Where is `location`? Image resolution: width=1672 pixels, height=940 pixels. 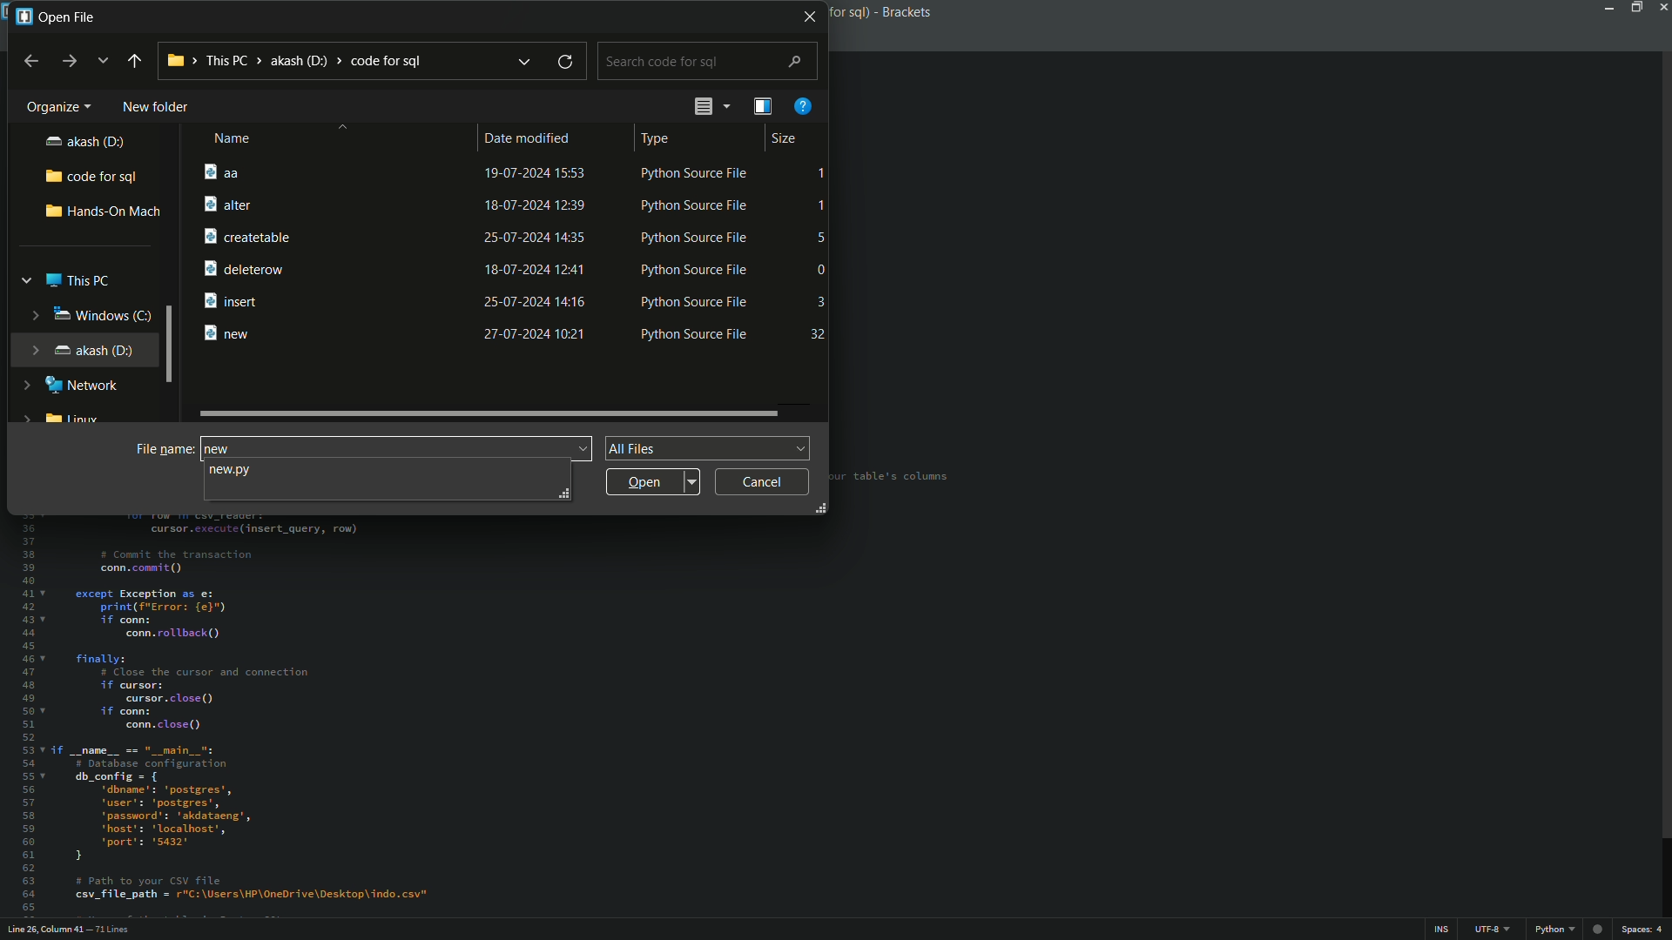 location is located at coordinates (294, 61).